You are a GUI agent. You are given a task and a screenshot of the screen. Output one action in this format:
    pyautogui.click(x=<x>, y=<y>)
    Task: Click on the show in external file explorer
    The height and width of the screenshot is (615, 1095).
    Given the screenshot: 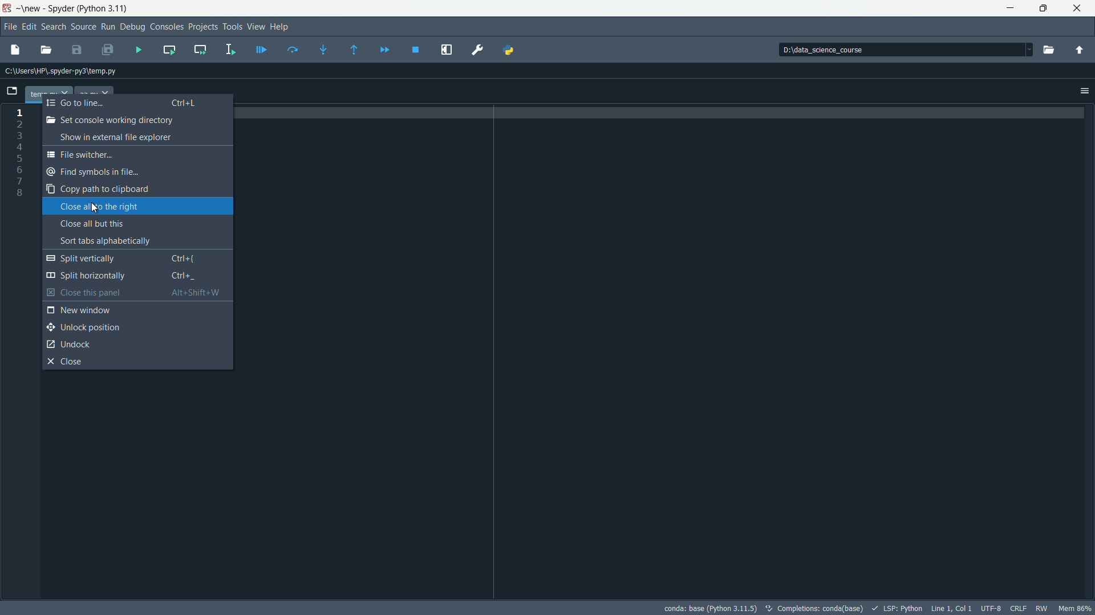 What is the action you would take?
    pyautogui.click(x=111, y=138)
    